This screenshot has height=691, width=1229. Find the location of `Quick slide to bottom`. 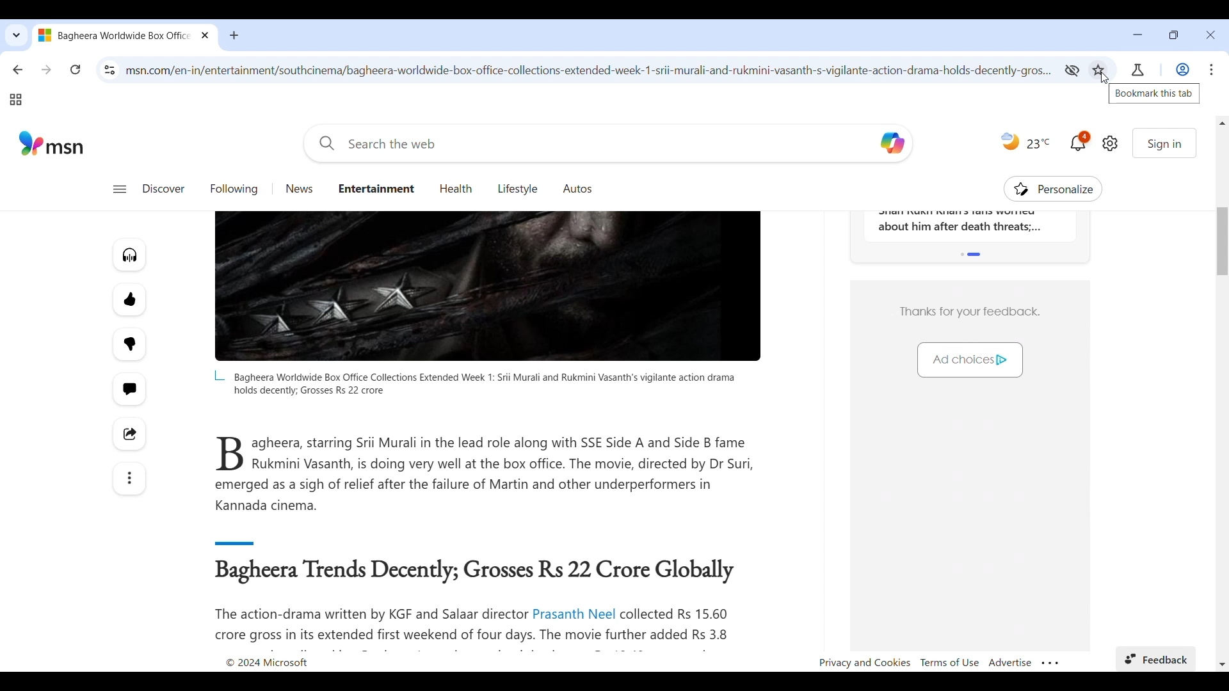

Quick slide to bottom is located at coordinates (1222, 664).